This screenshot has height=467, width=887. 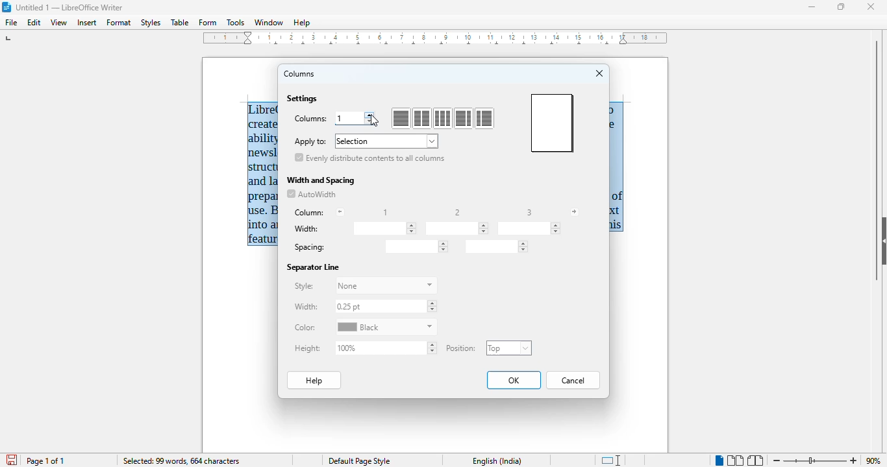 What do you see at coordinates (86, 23) in the screenshot?
I see `insert` at bounding box center [86, 23].